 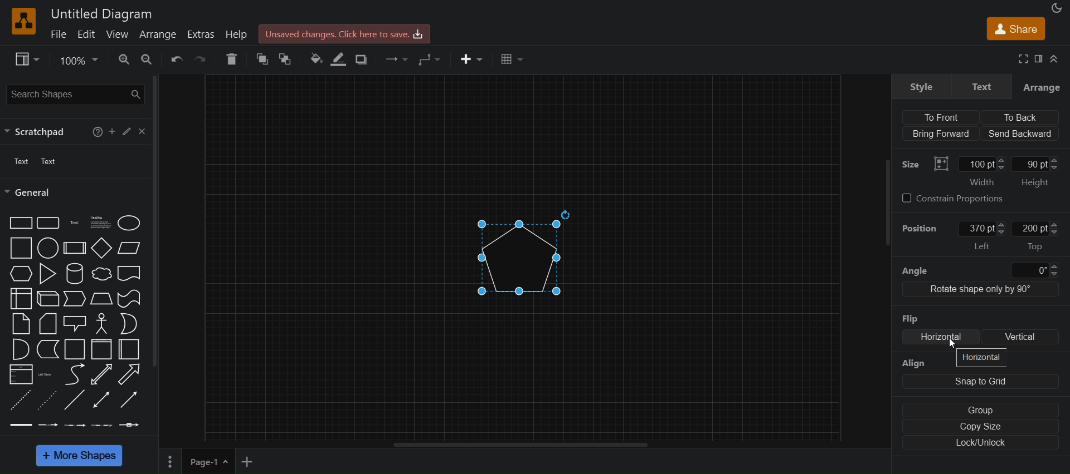 What do you see at coordinates (941, 134) in the screenshot?
I see `Bring forward` at bounding box center [941, 134].